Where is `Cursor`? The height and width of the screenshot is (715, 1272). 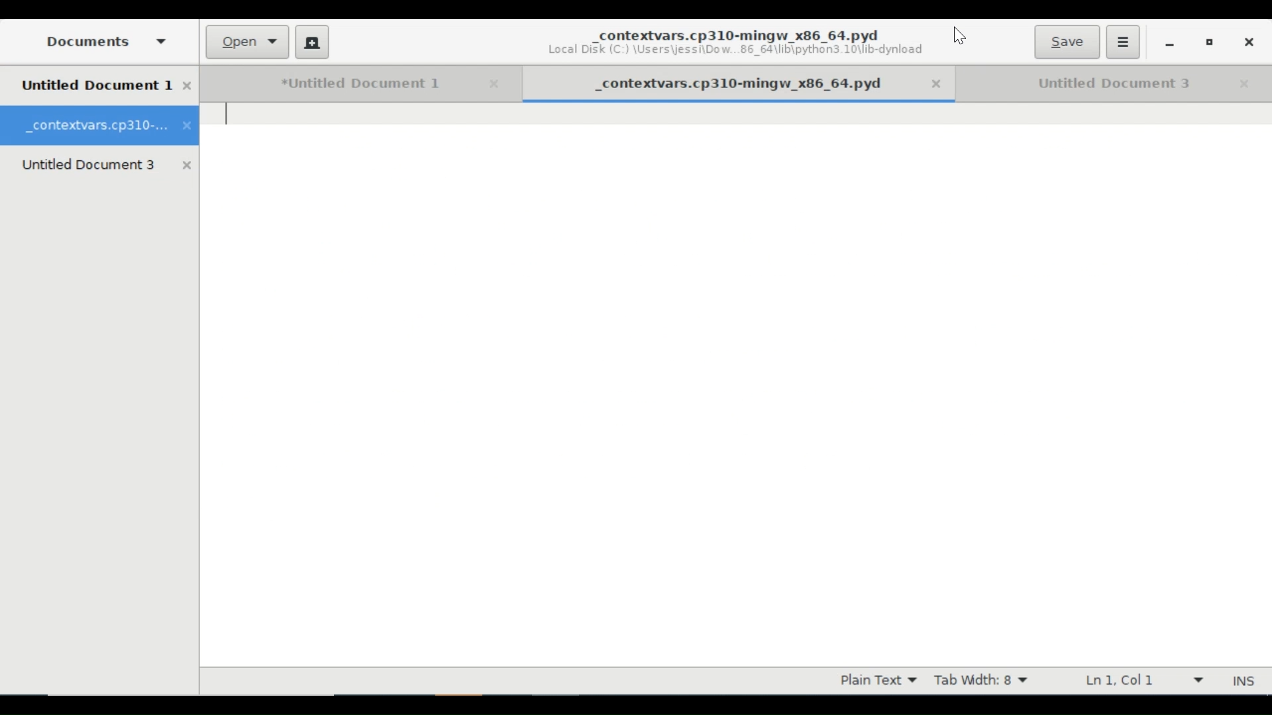
Cursor is located at coordinates (959, 37).